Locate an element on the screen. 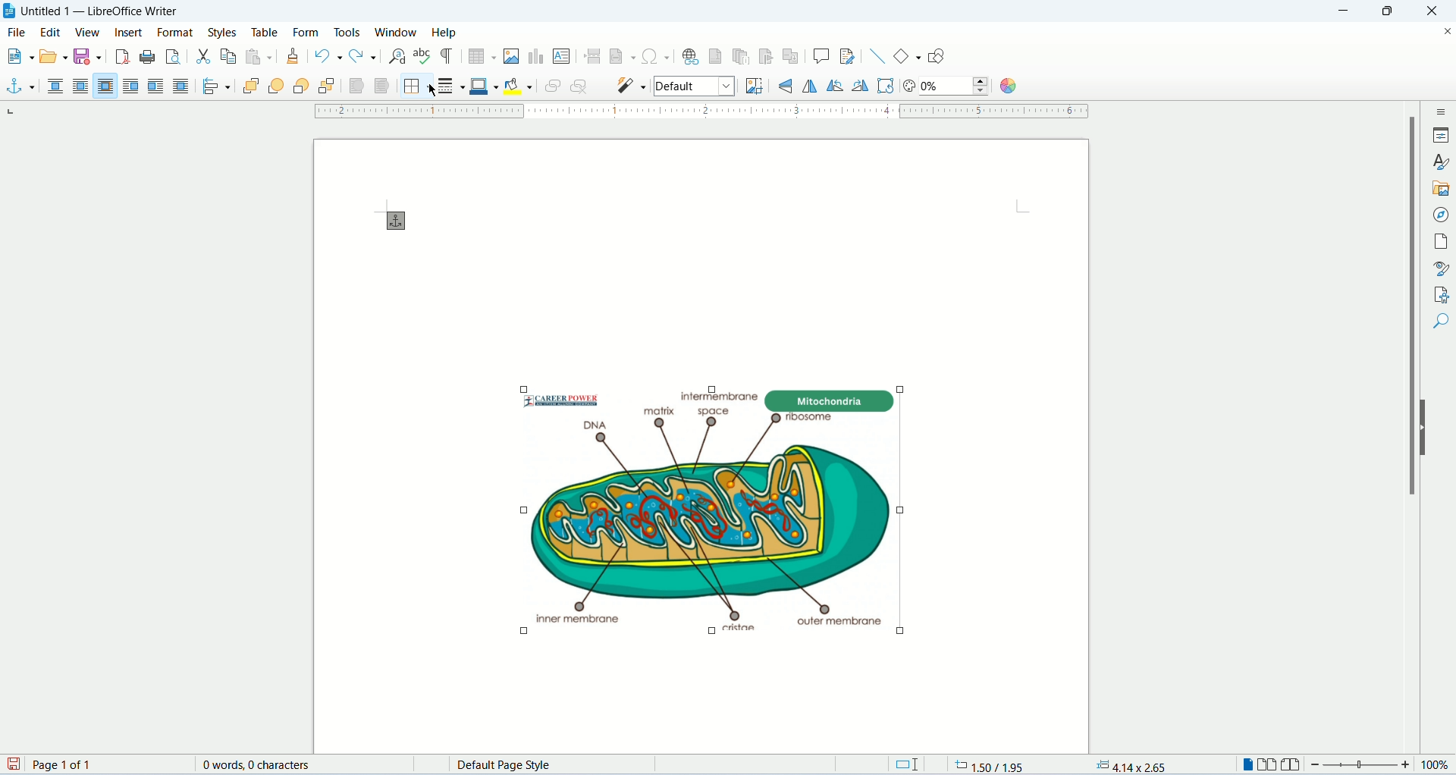 The image size is (1456, 775). Dimension is located at coordinates (905, 764).